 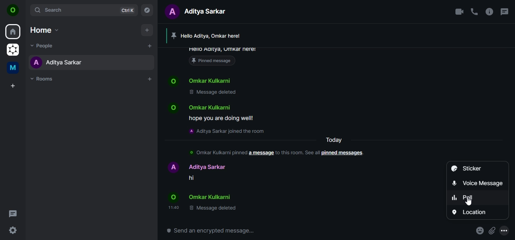 What do you see at coordinates (150, 79) in the screenshot?
I see `add room` at bounding box center [150, 79].